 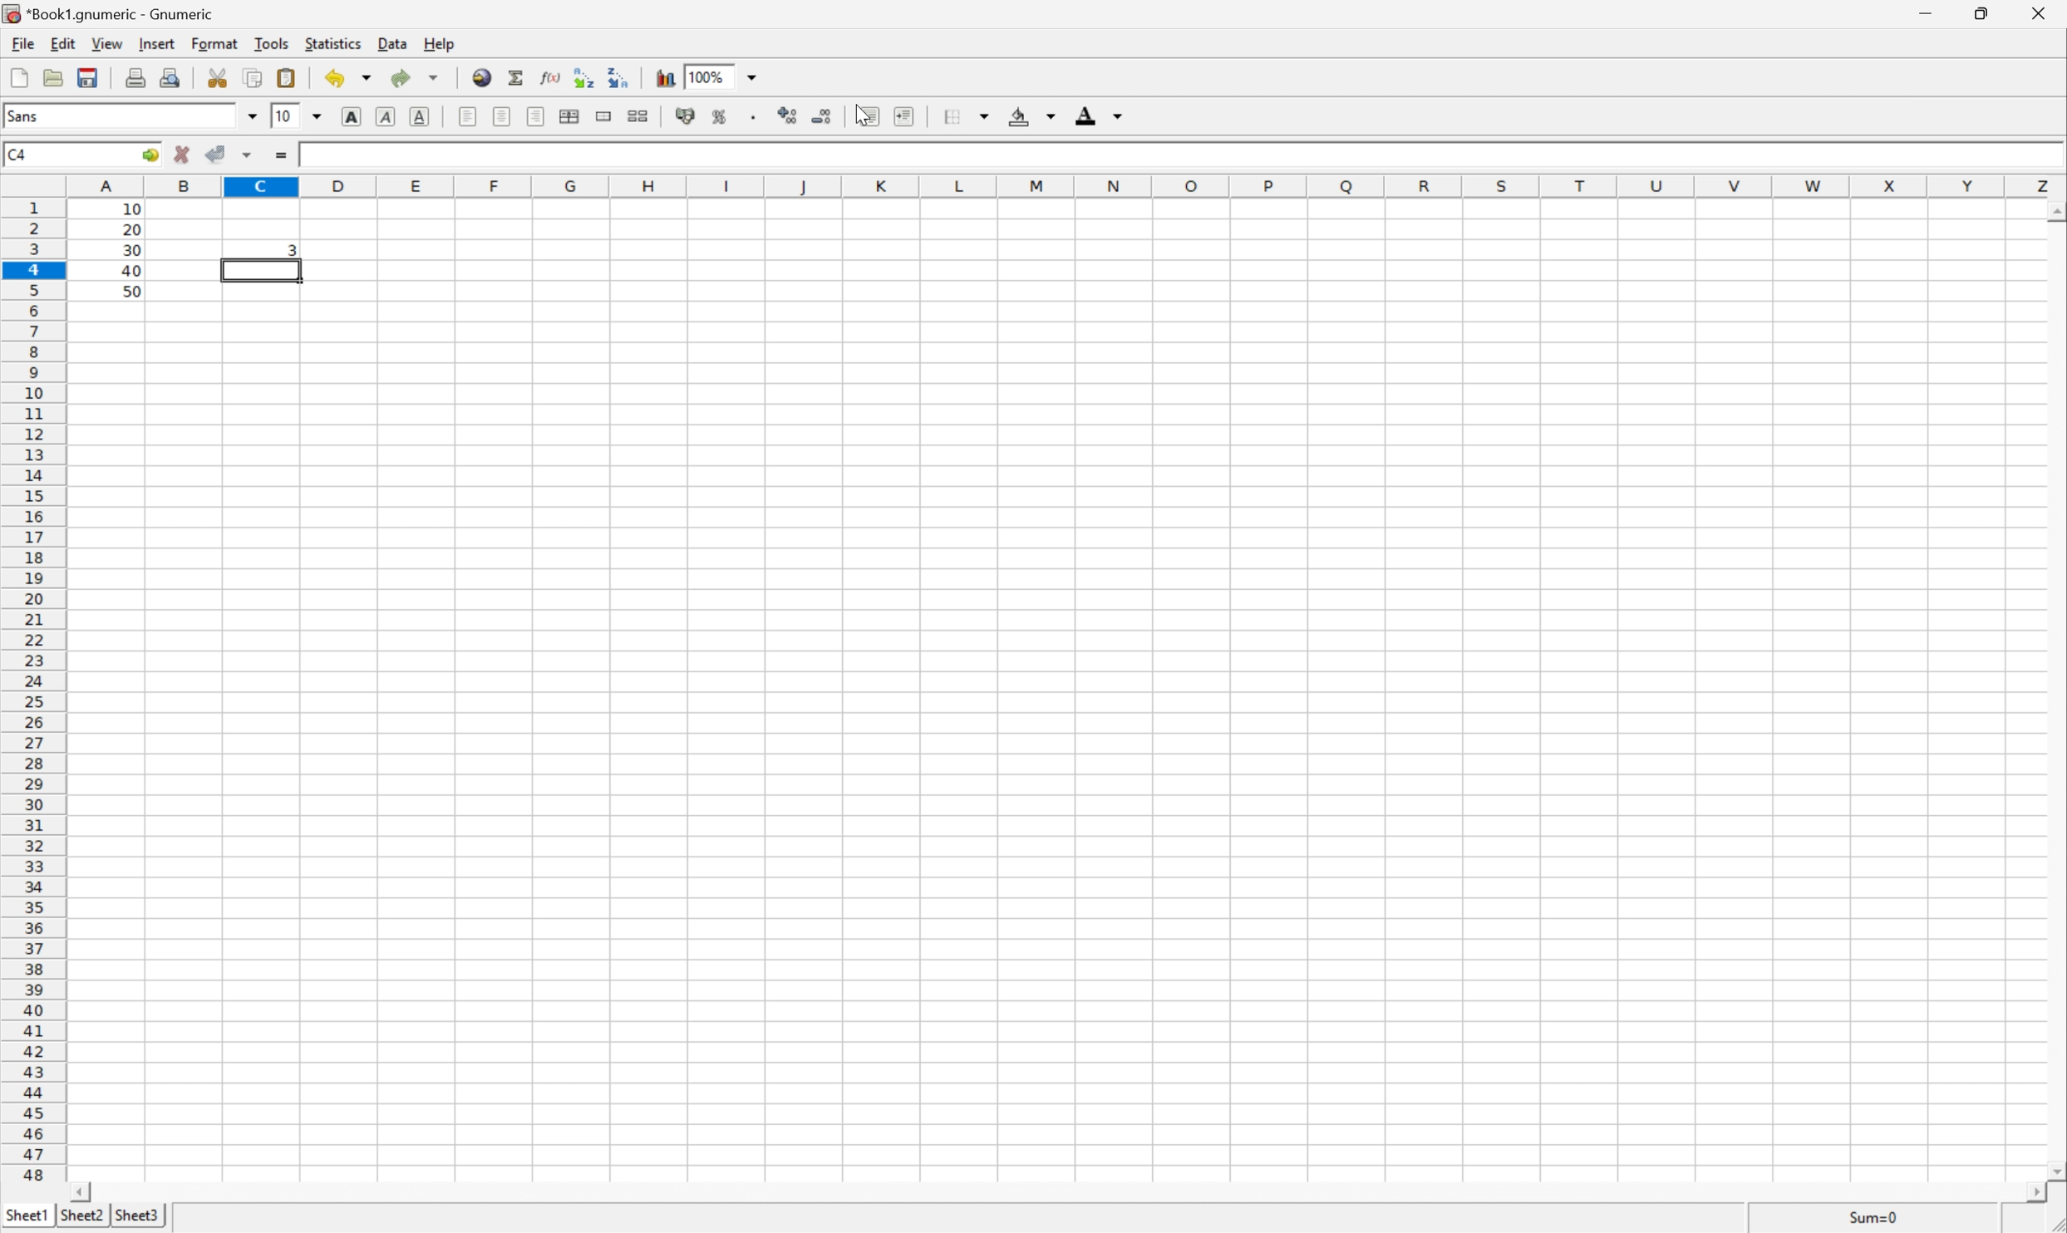 What do you see at coordinates (216, 155) in the screenshot?
I see `Accept change` at bounding box center [216, 155].